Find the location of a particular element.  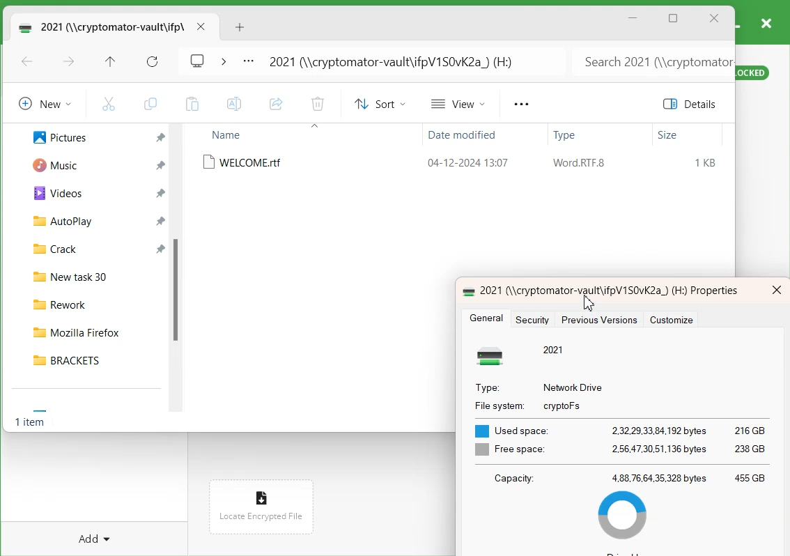

BRACKETS is located at coordinates (91, 360).